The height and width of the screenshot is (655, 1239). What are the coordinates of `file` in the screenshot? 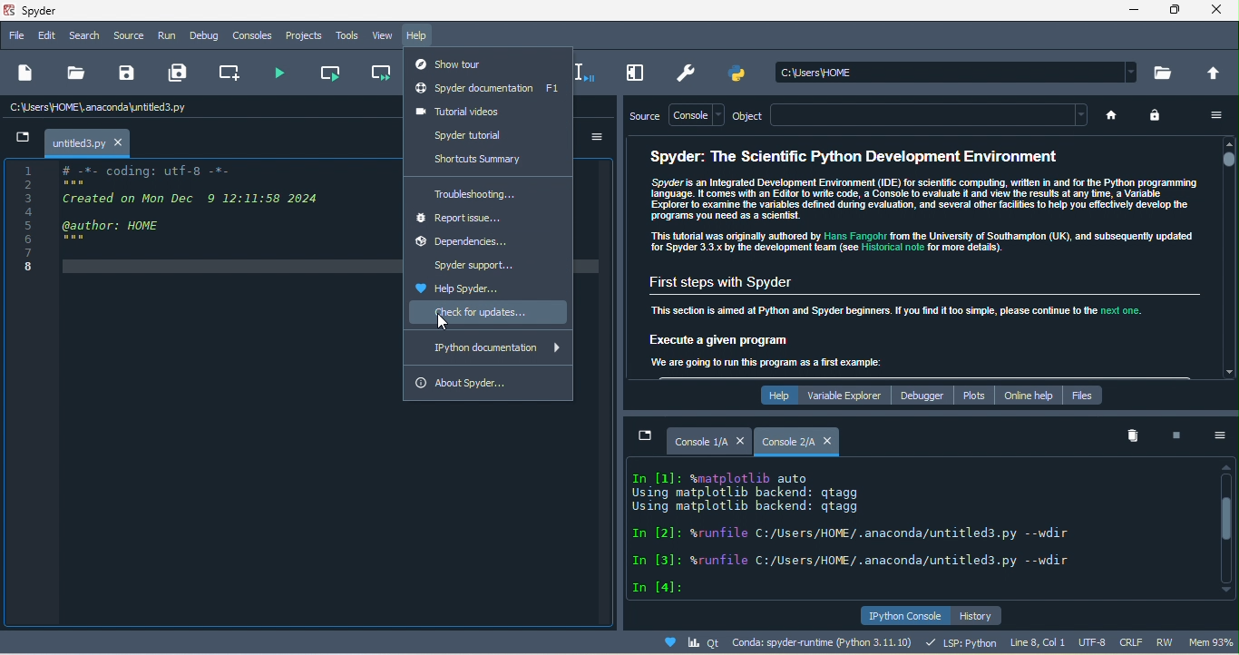 It's located at (16, 37).